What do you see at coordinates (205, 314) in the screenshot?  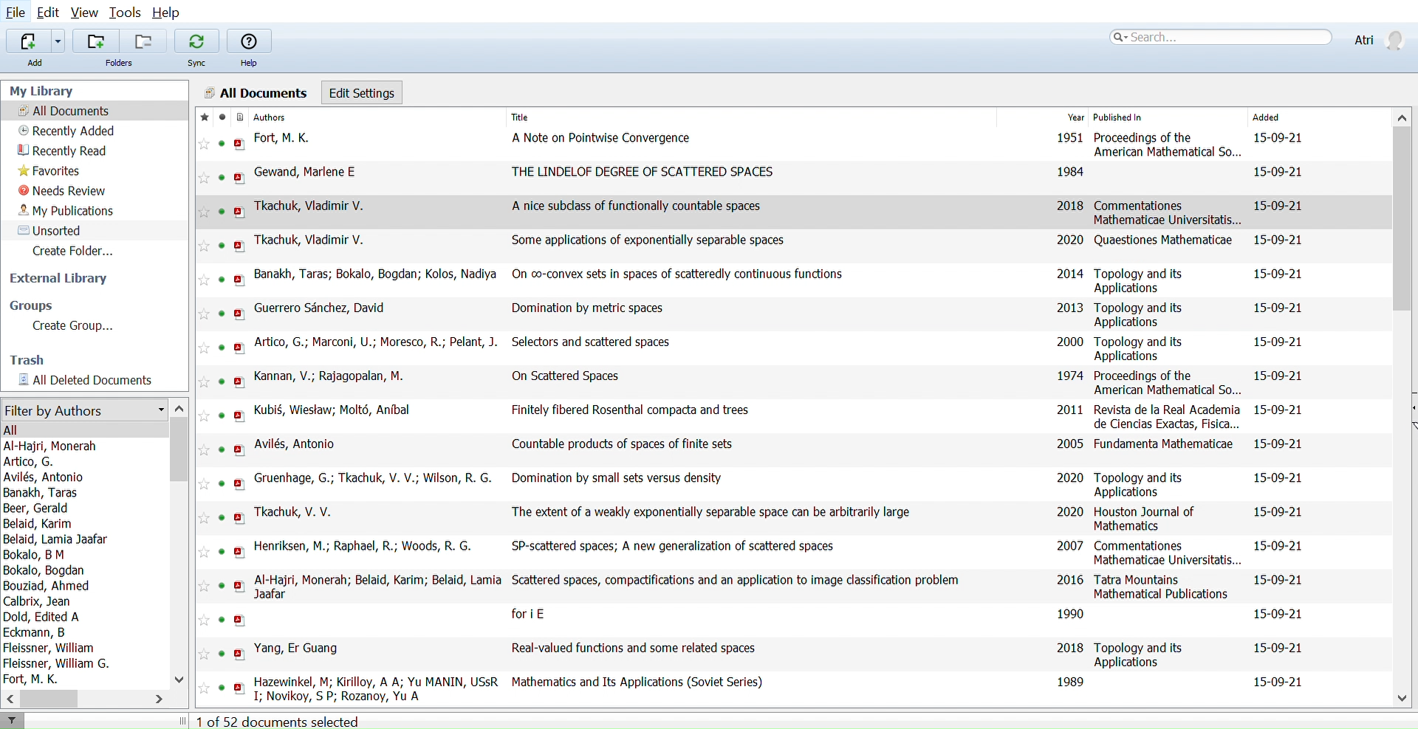 I see `Add this reference to favorites` at bounding box center [205, 314].